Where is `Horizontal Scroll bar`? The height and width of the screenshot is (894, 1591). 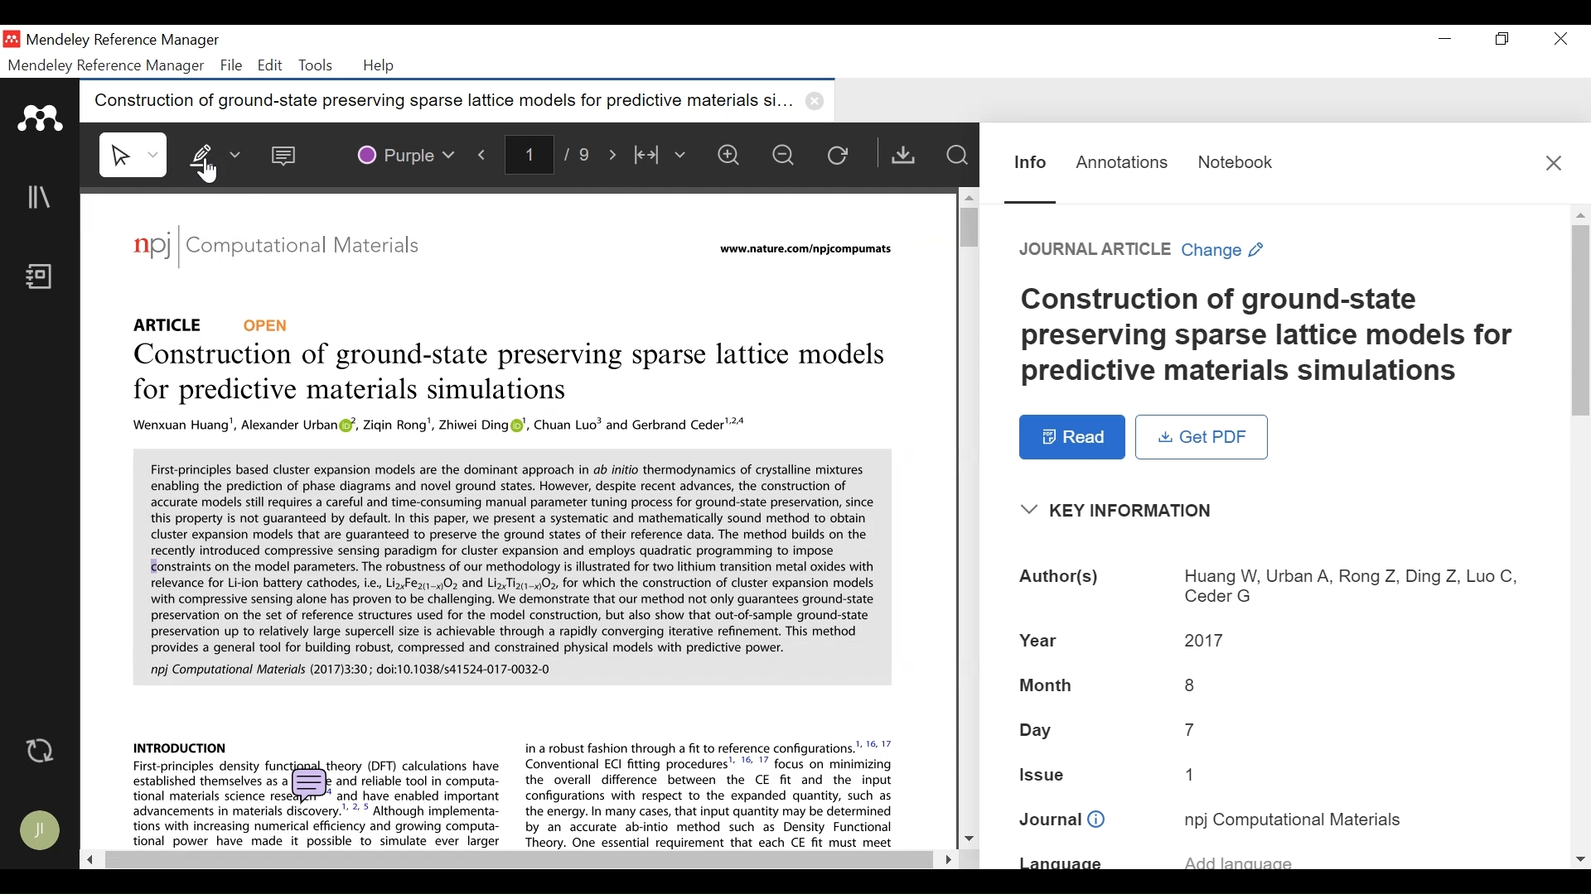 Horizontal Scroll bar is located at coordinates (515, 860).